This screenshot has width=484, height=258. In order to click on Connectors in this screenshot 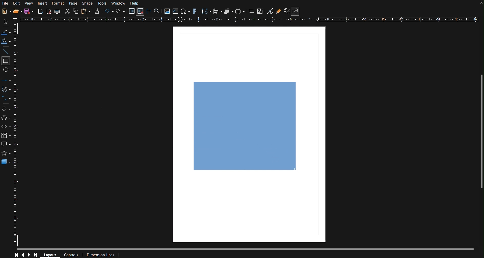, I will do `click(6, 99)`.